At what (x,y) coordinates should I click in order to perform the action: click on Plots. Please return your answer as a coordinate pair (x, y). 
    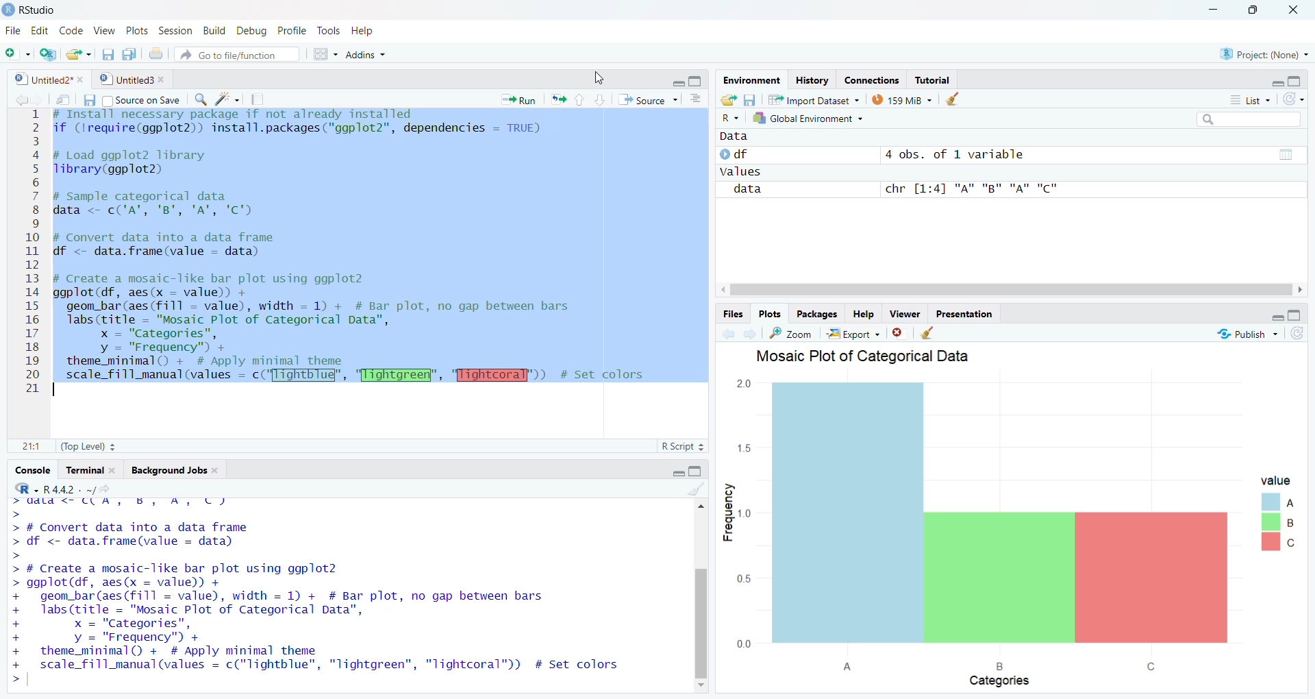
    Looking at the image, I should click on (768, 314).